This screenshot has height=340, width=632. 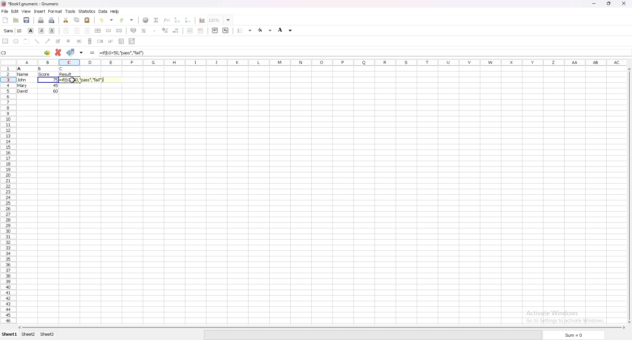 What do you see at coordinates (77, 20) in the screenshot?
I see `copy` at bounding box center [77, 20].